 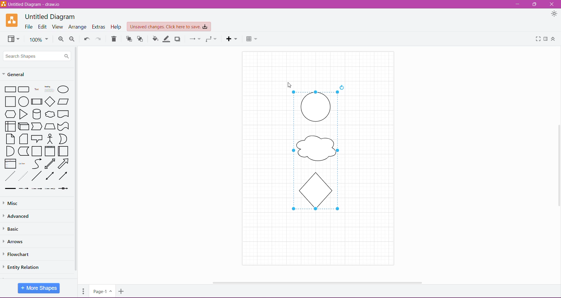 I want to click on Undo, so click(x=86, y=38).